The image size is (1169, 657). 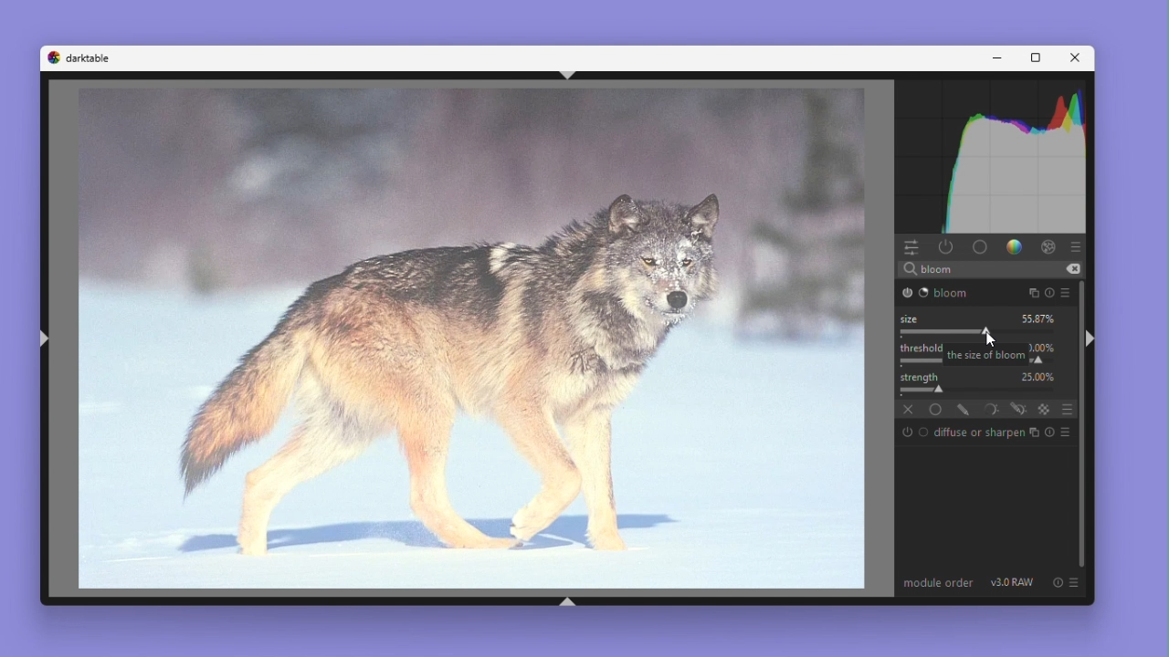 What do you see at coordinates (1048, 245) in the screenshot?
I see `Effect` at bounding box center [1048, 245].